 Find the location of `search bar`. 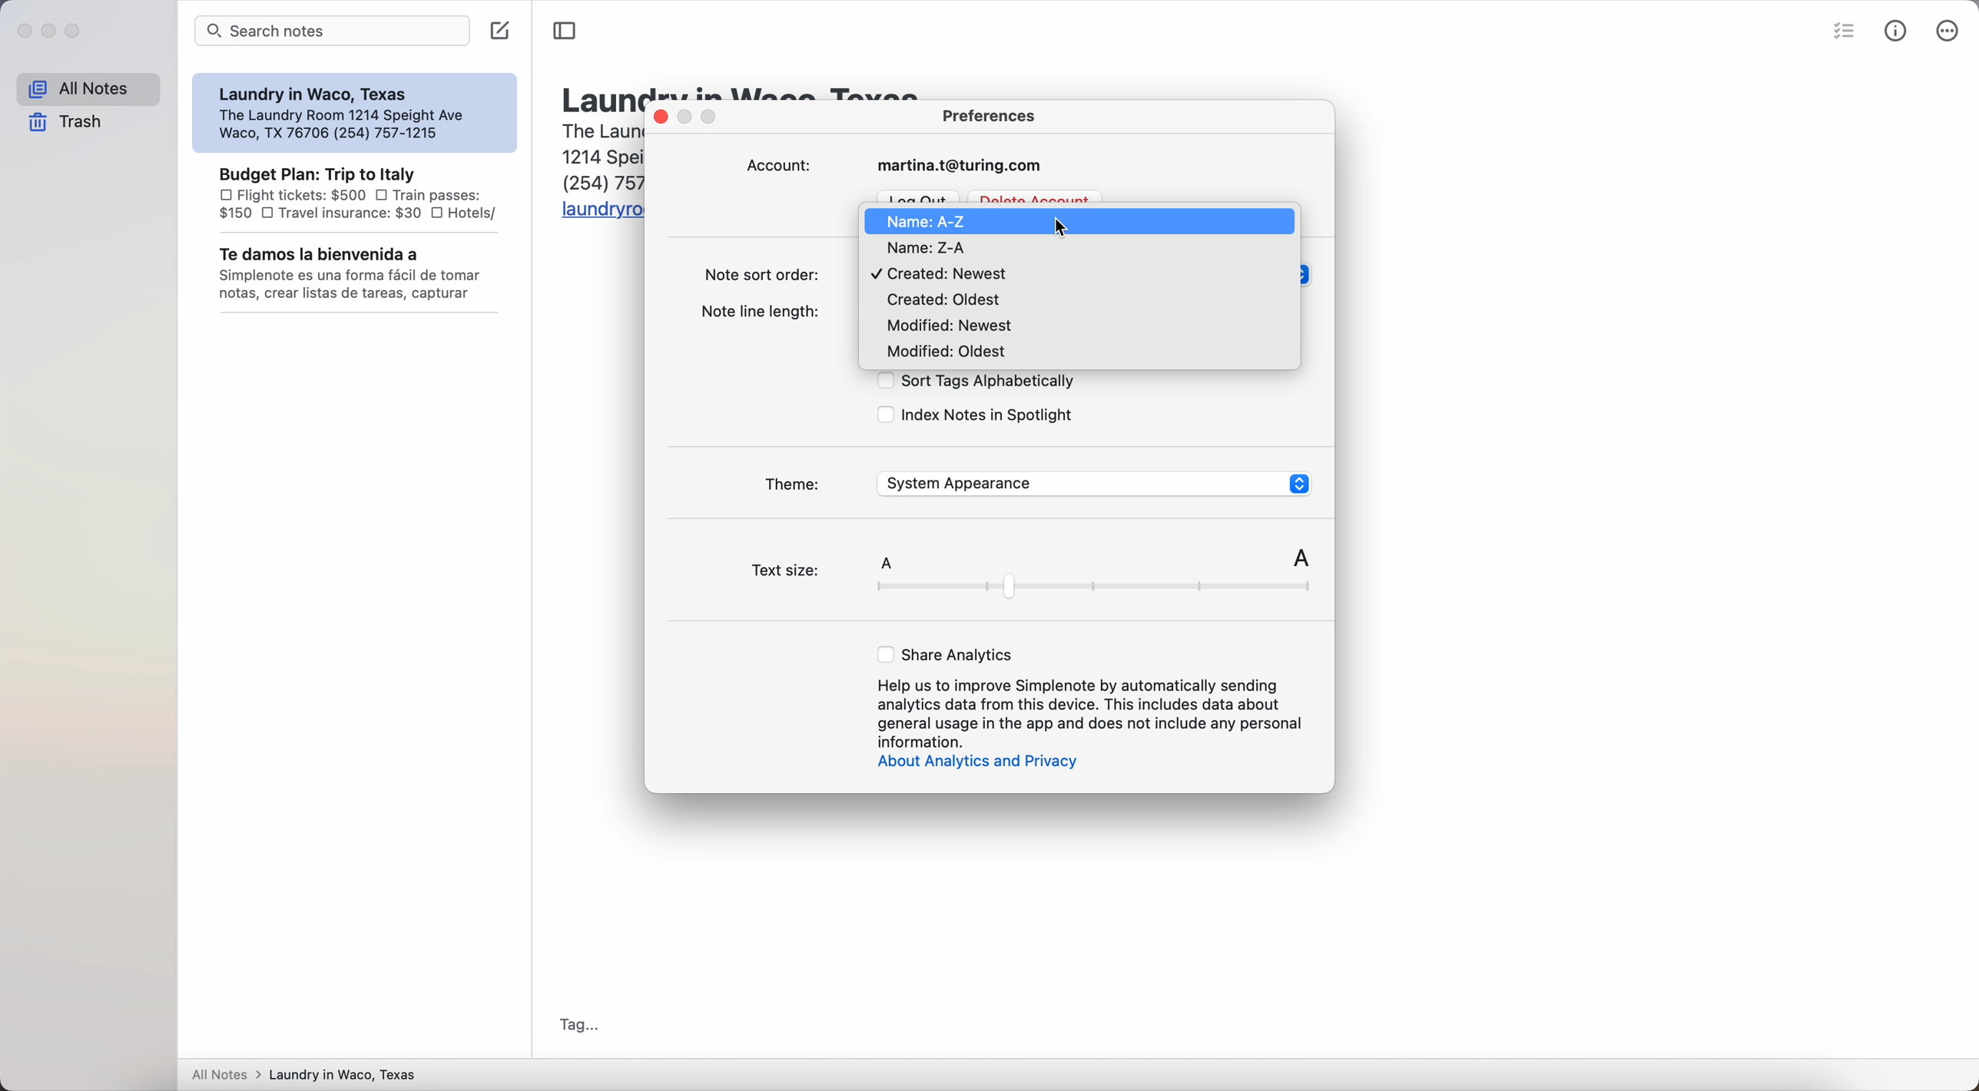

search bar is located at coordinates (333, 31).